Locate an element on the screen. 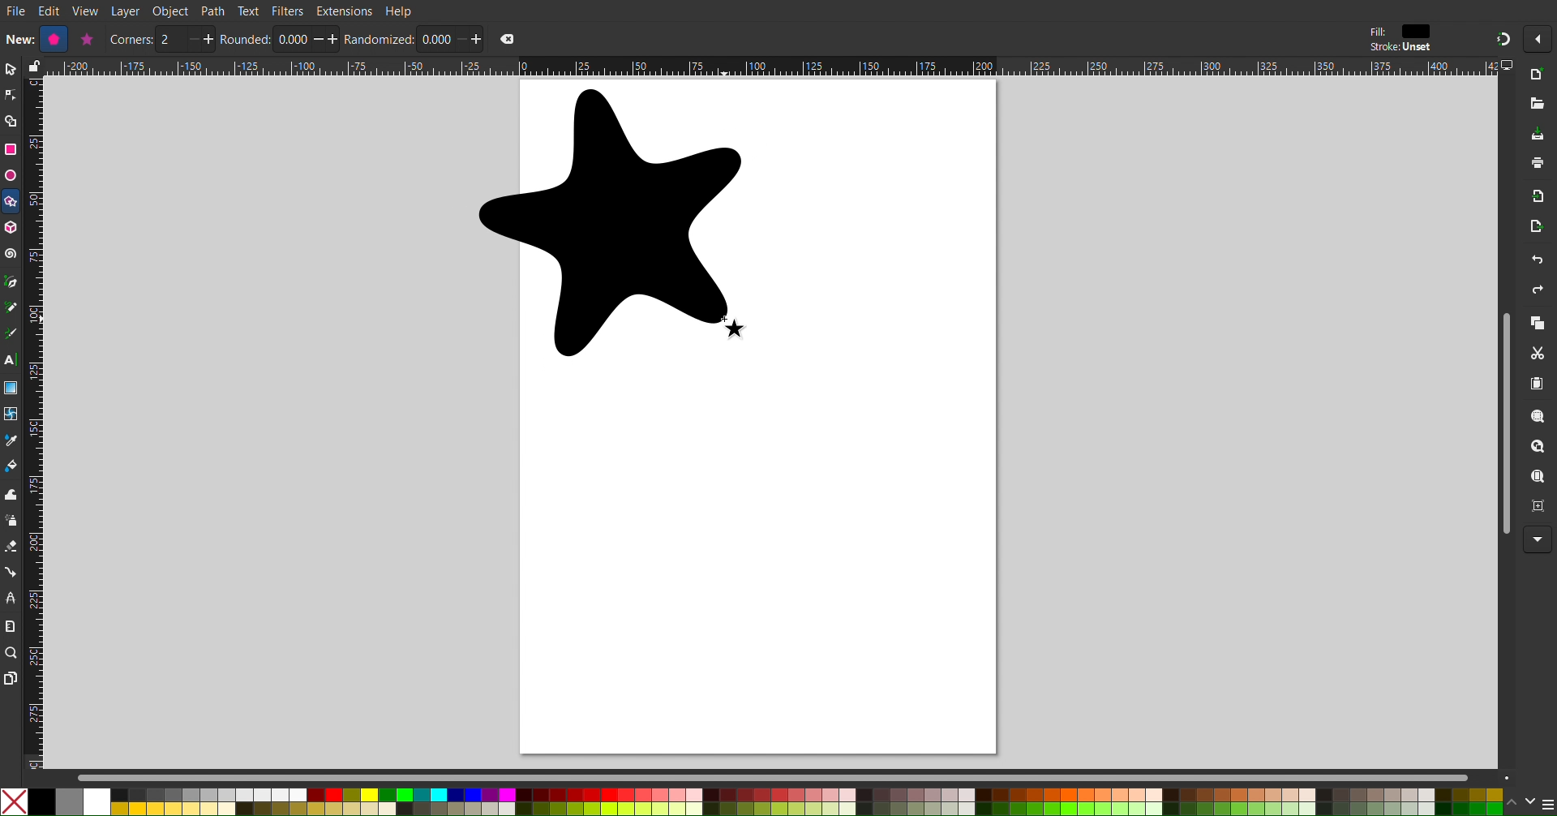  Node Tool is located at coordinates (11, 96).